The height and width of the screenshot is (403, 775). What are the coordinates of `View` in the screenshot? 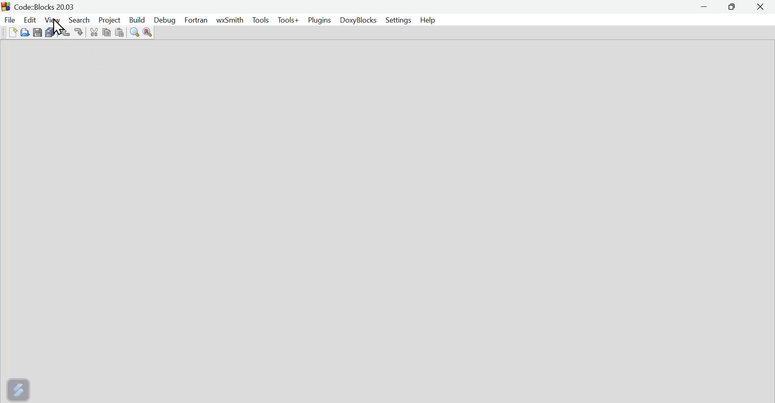 It's located at (53, 19).